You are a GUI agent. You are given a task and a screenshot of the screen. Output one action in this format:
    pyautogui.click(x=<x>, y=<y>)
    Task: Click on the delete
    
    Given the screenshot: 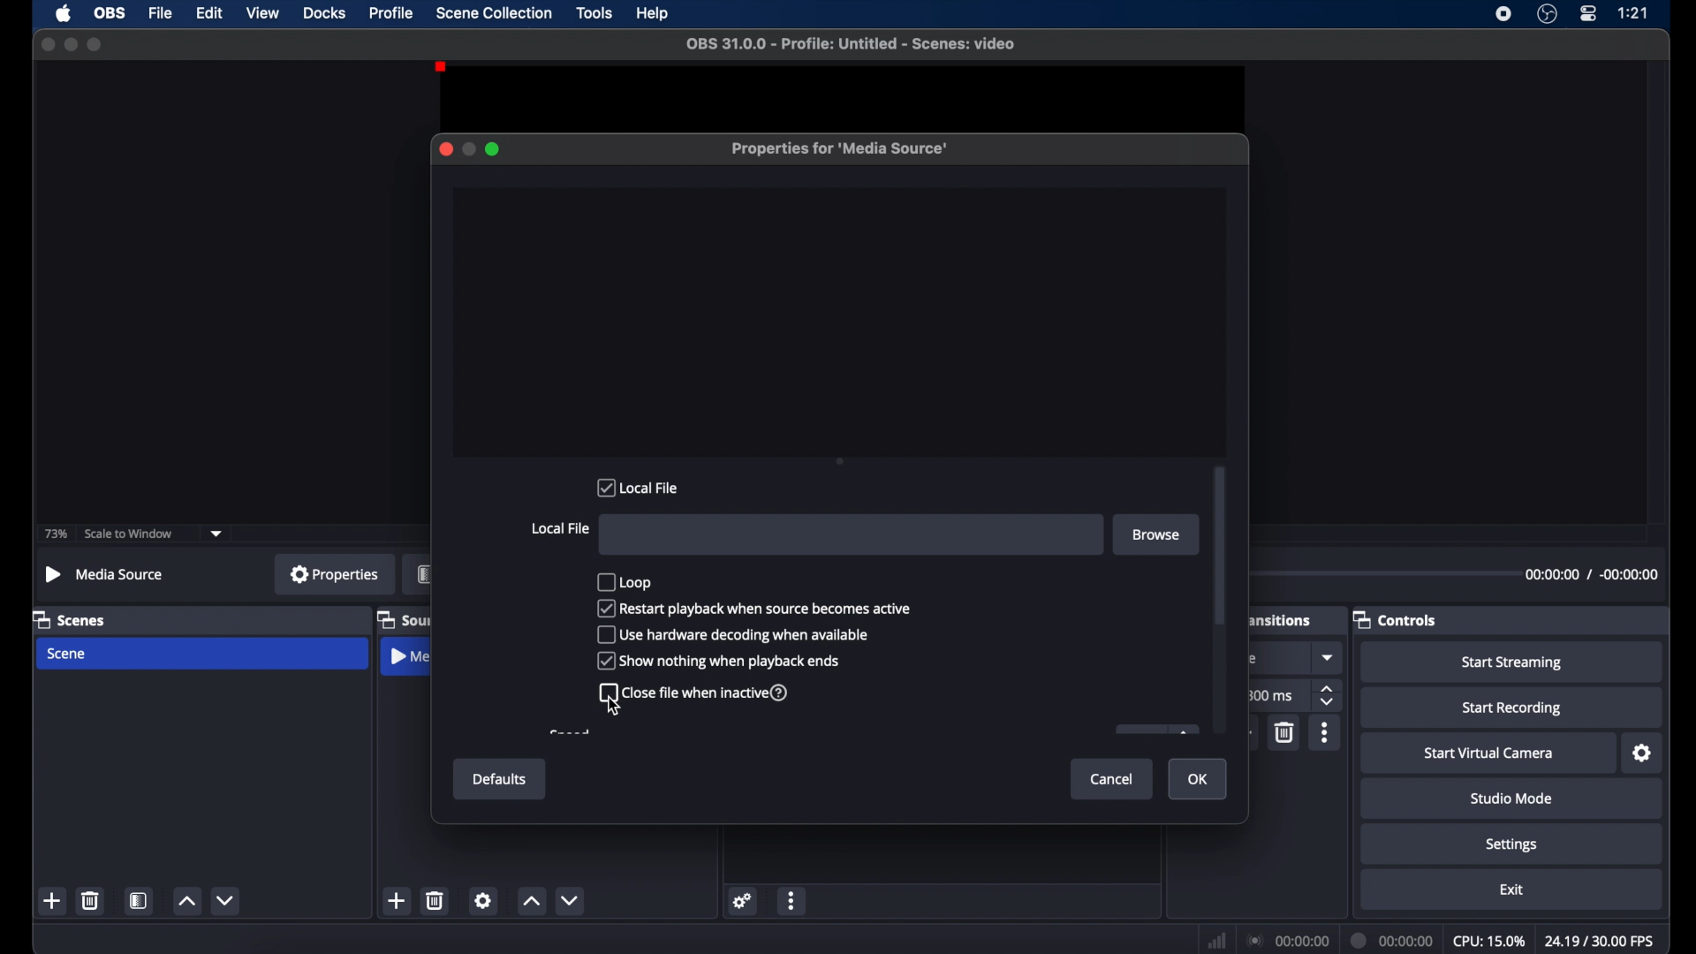 What is the action you would take?
    pyautogui.click(x=89, y=900)
    